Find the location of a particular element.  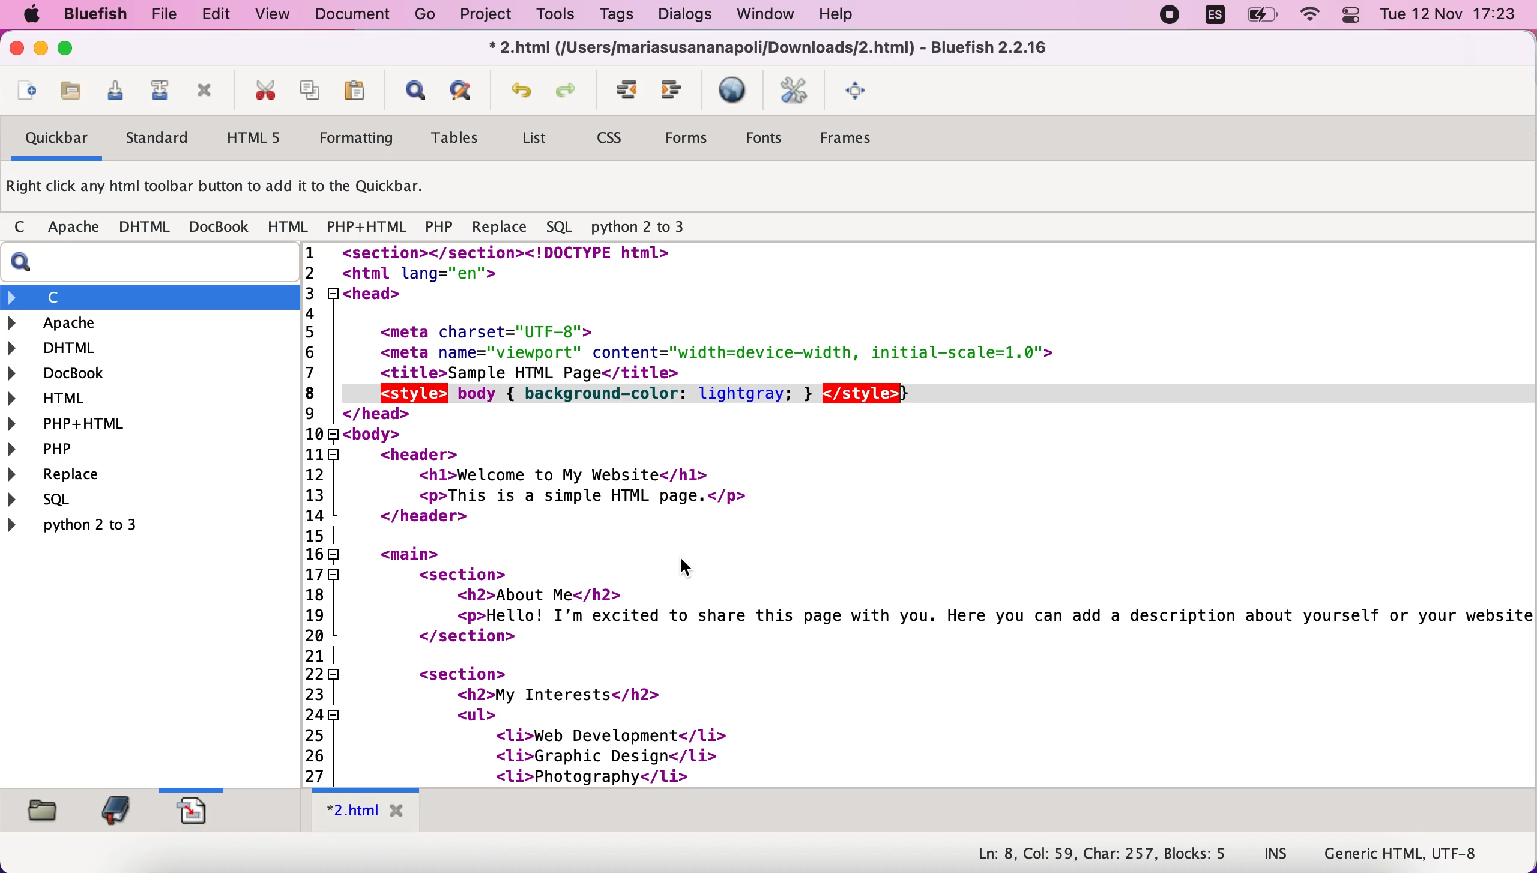

html is located at coordinates (289, 227).